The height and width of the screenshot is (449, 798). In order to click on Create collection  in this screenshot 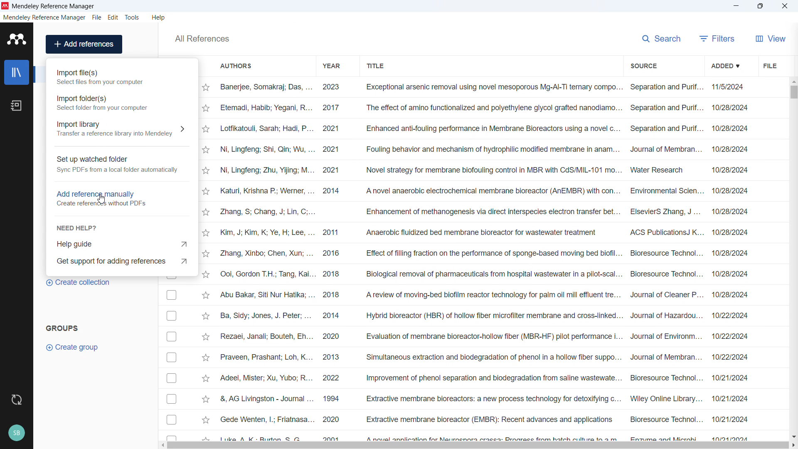, I will do `click(79, 283)`.